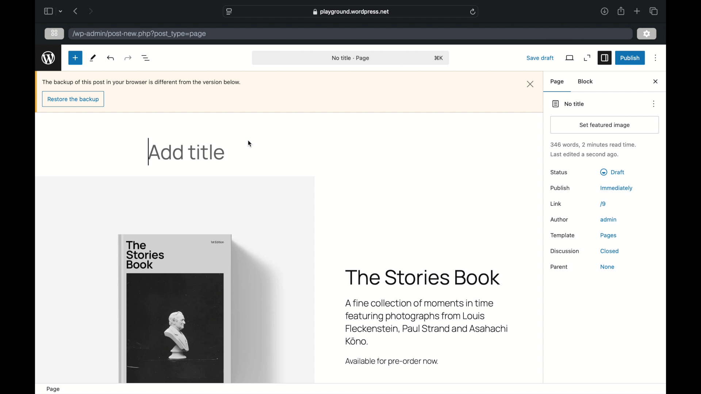 The height and width of the screenshot is (394, 701). What do you see at coordinates (587, 58) in the screenshot?
I see `expand` at bounding box center [587, 58].